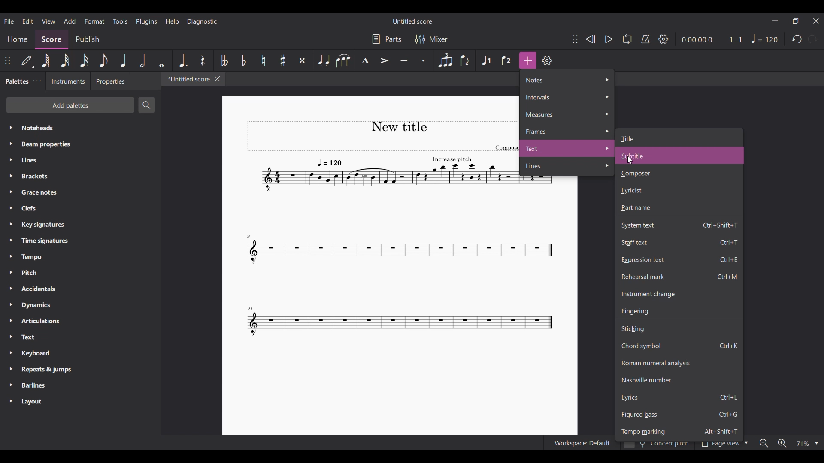 The width and height of the screenshot is (824, 463). Describe the element at coordinates (567, 166) in the screenshot. I see `Line options` at that location.